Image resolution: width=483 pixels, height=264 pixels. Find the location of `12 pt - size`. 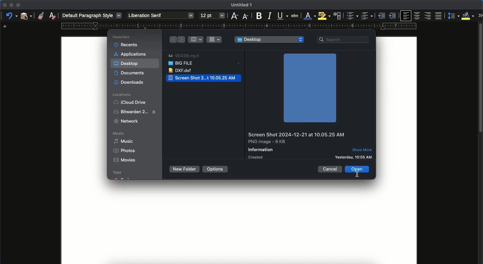

12 pt - size is located at coordinates (212, 16).